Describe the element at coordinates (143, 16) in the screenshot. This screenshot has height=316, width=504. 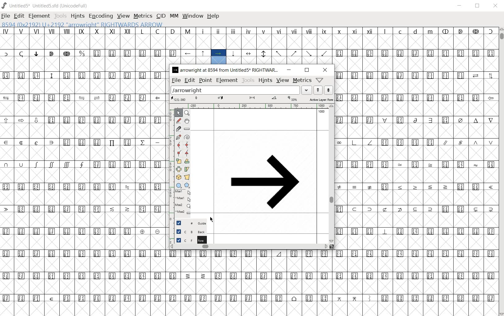
I see `METRICS` at that location.